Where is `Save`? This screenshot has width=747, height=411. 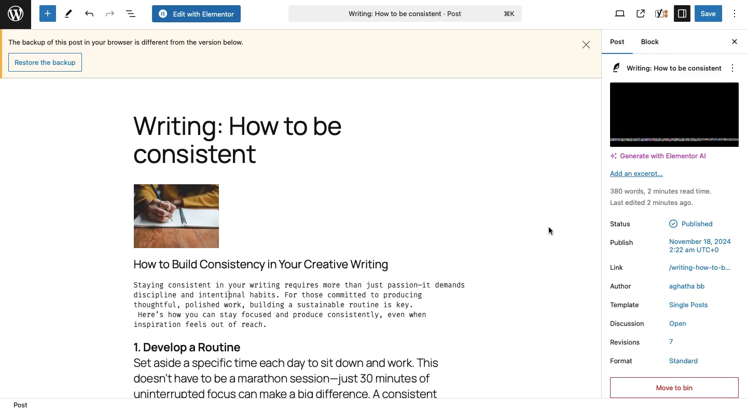 Save is located at coordinates (708, 14).